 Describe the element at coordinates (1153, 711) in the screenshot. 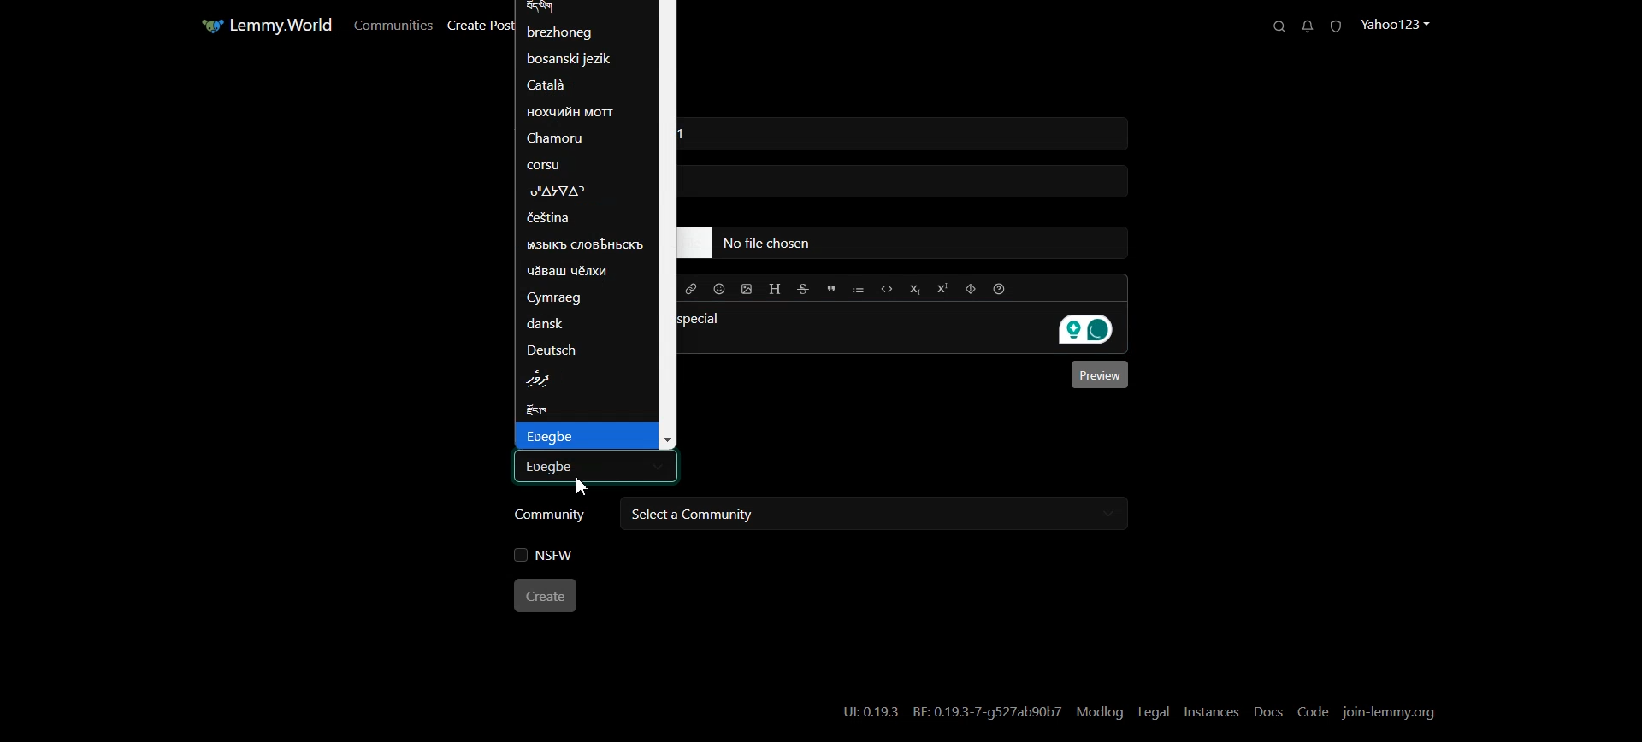

I see `Legal` at that location.